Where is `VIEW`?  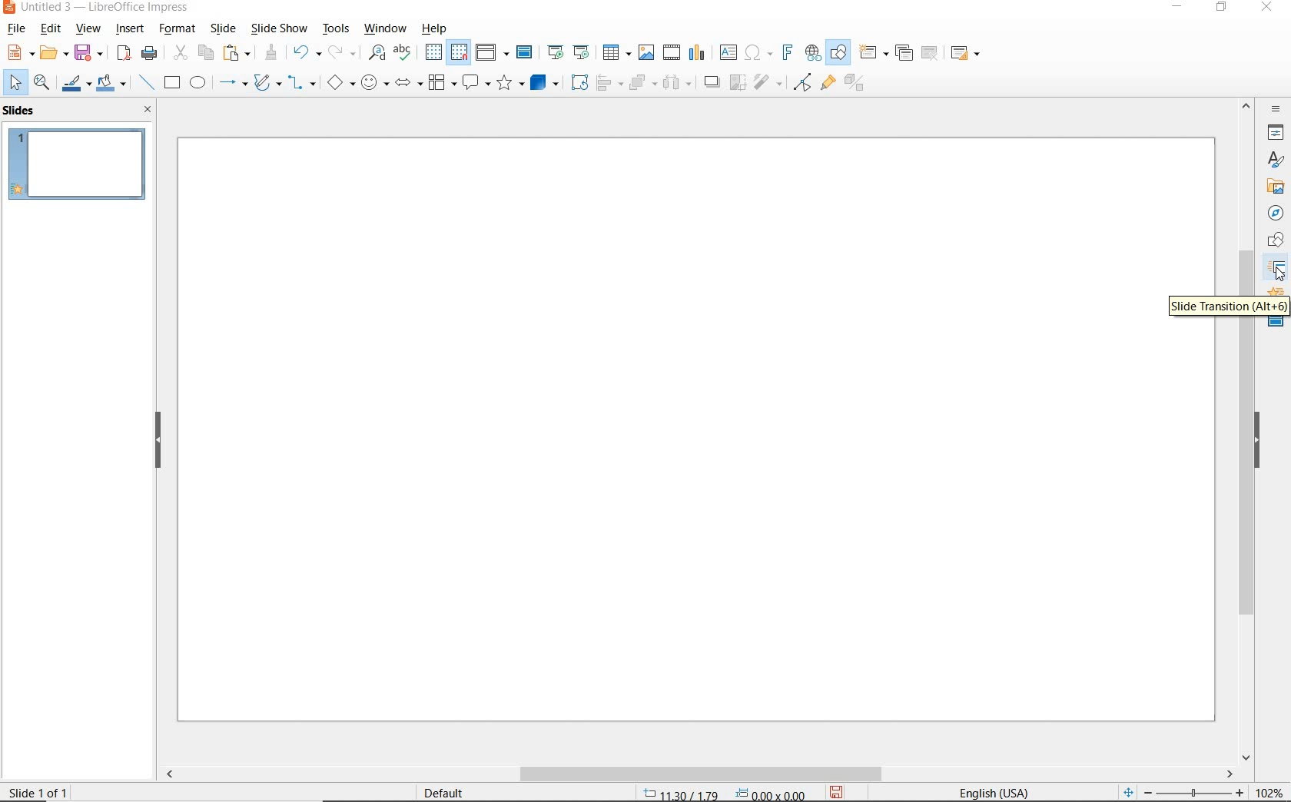
VIEW is located at coordinates (88, 28).